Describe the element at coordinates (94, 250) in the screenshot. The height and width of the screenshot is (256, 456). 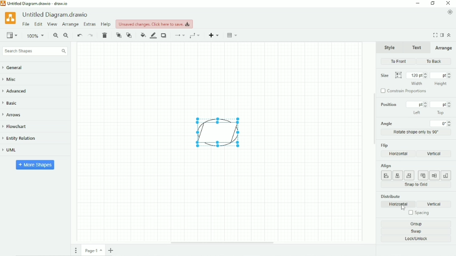
I see `Current page` at that location.